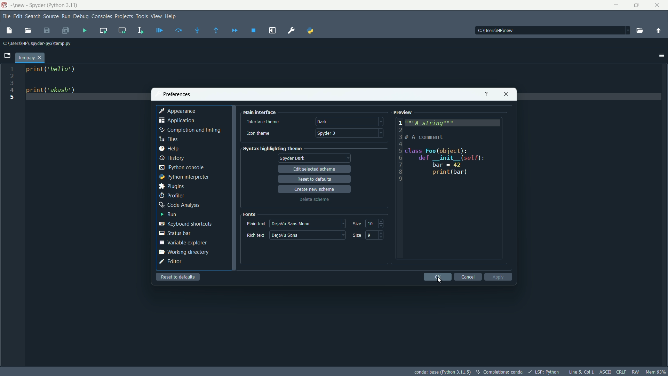 Image resolution: width=668 pixels, height=376 pixels. What do you see at coordinates (87, 86) in the screenshot?
I see `print('hello') print('akash')` at bounding box center [87, 86].